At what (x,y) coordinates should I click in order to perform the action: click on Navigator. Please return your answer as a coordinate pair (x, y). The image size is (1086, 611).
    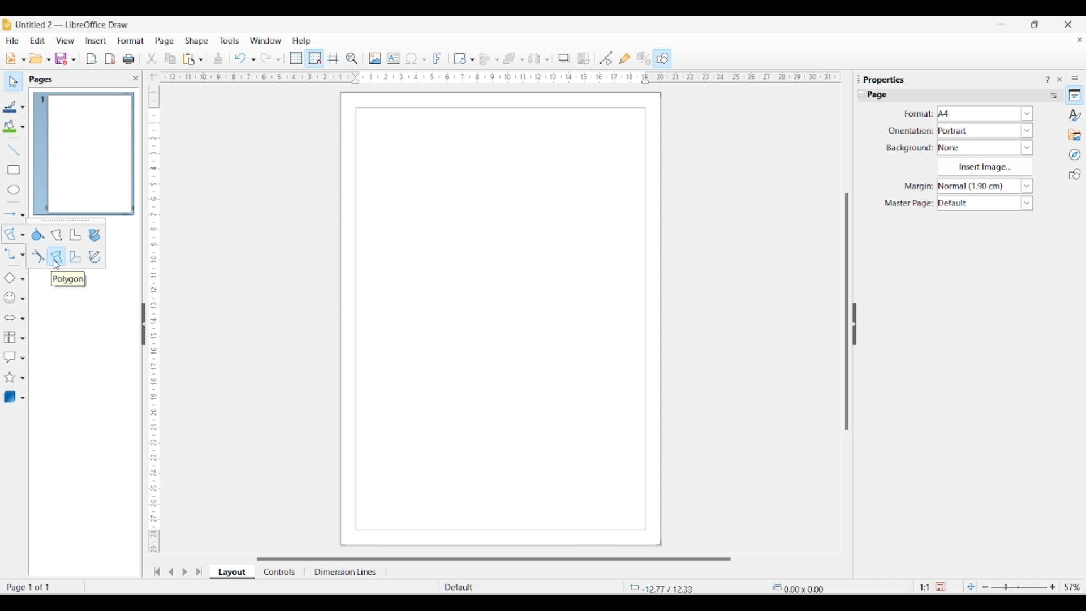
    Looking at the image, I should click on (1075, 155).